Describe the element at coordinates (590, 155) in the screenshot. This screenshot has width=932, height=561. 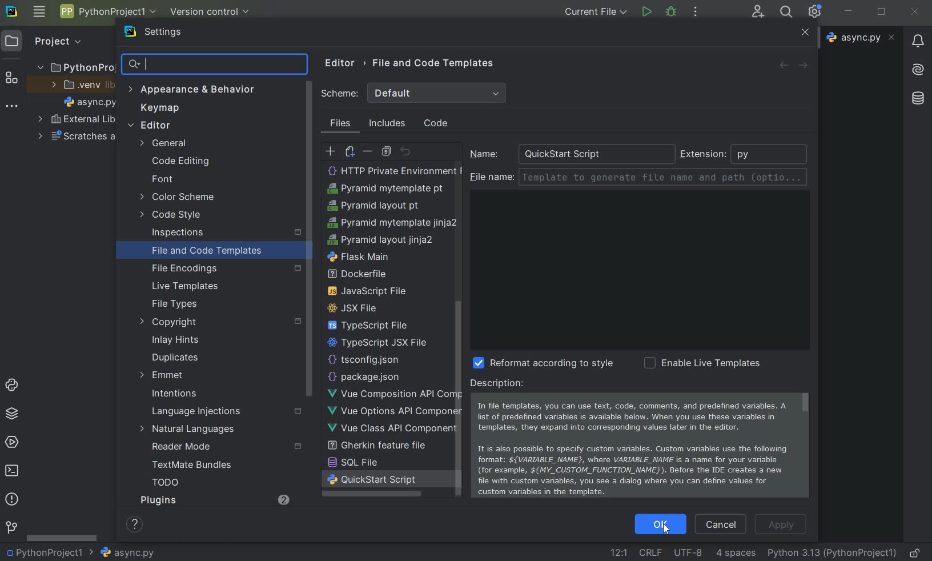
I see `QuickStart Script` at that location.